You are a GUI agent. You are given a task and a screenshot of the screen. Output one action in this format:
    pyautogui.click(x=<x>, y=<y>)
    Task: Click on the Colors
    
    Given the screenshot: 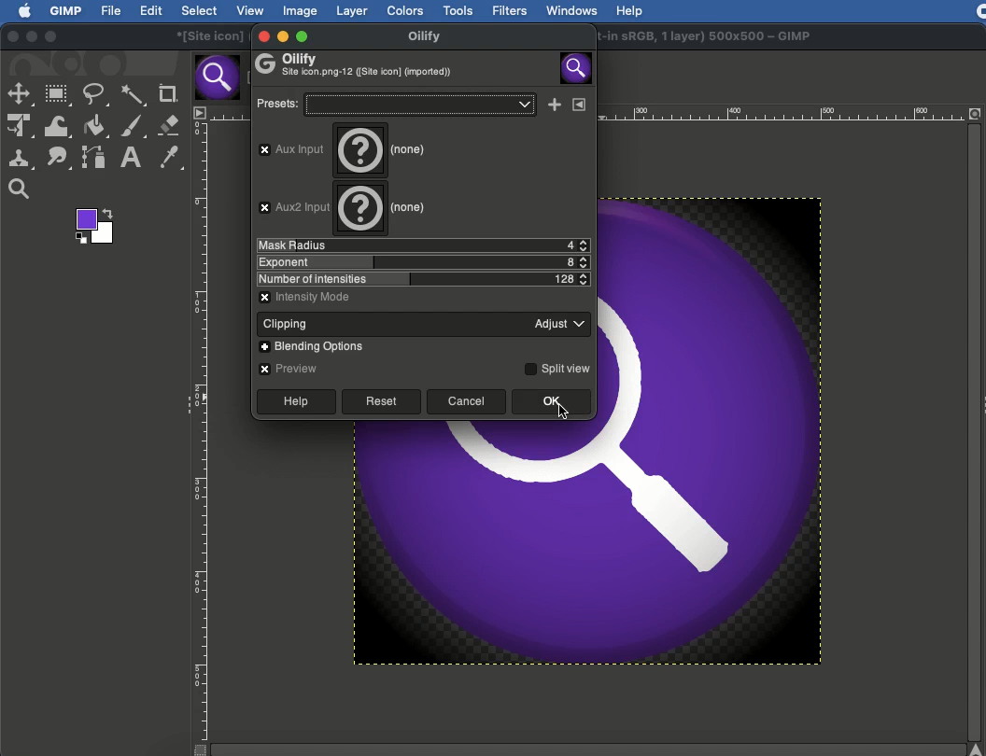 What is the action you would take?
    pyautogui.click(x=407, y=11)
    